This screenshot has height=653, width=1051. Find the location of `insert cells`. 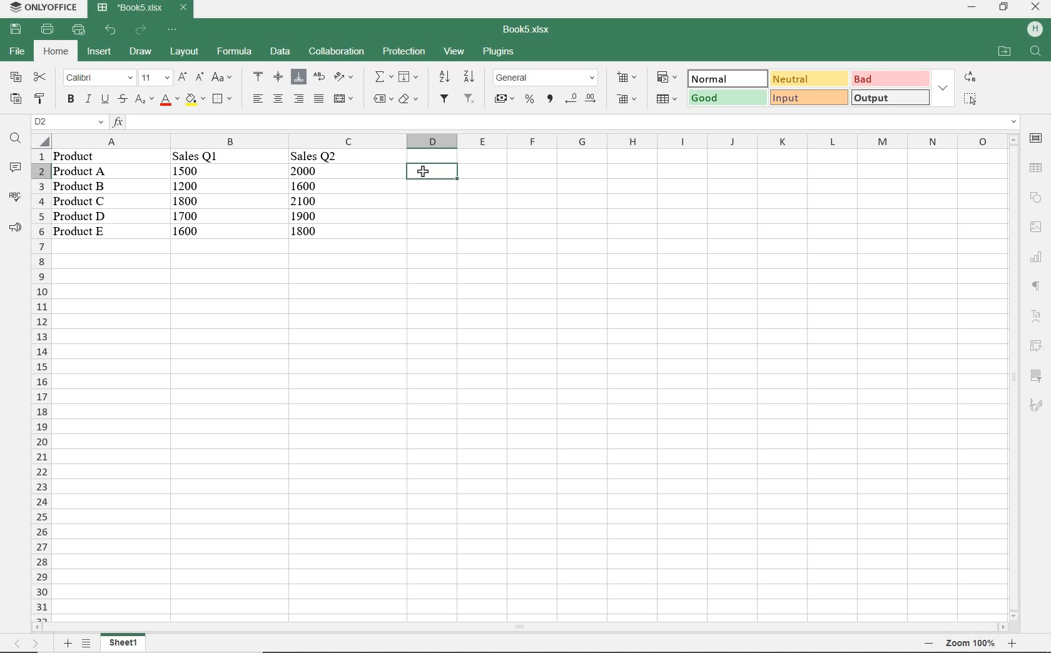

insert cells is located at coordinates (625, 78).